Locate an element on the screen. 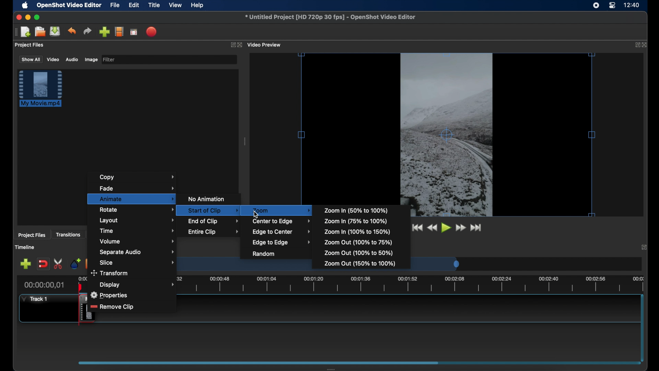  timeline is located at coordinates (26, 248).